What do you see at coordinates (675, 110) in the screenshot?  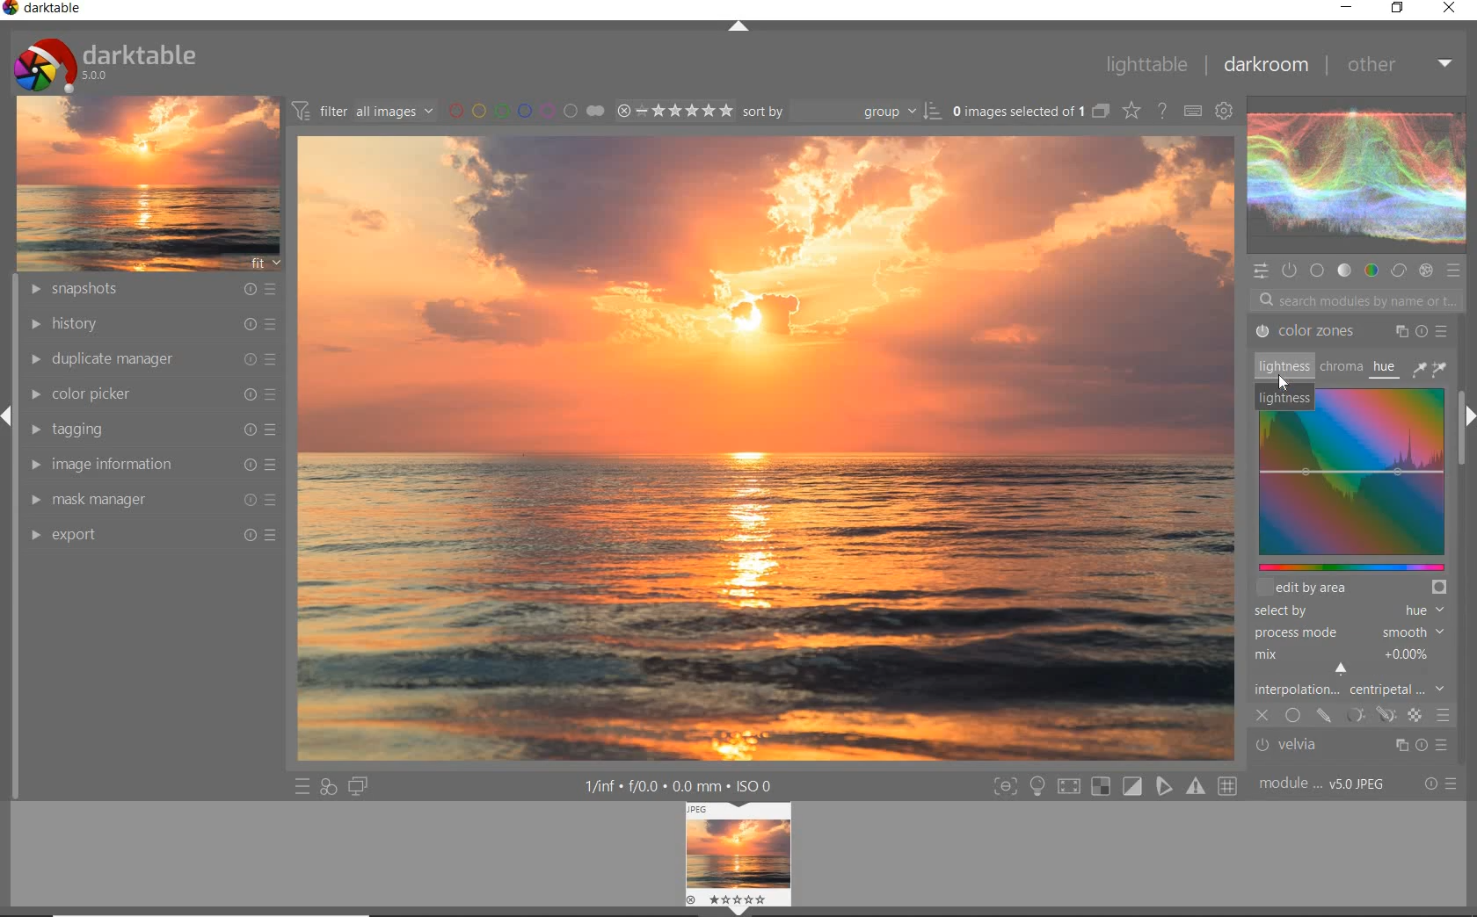 I see `SELECTED IMAGE RANGE RATING` at bounding box center [675, 110].